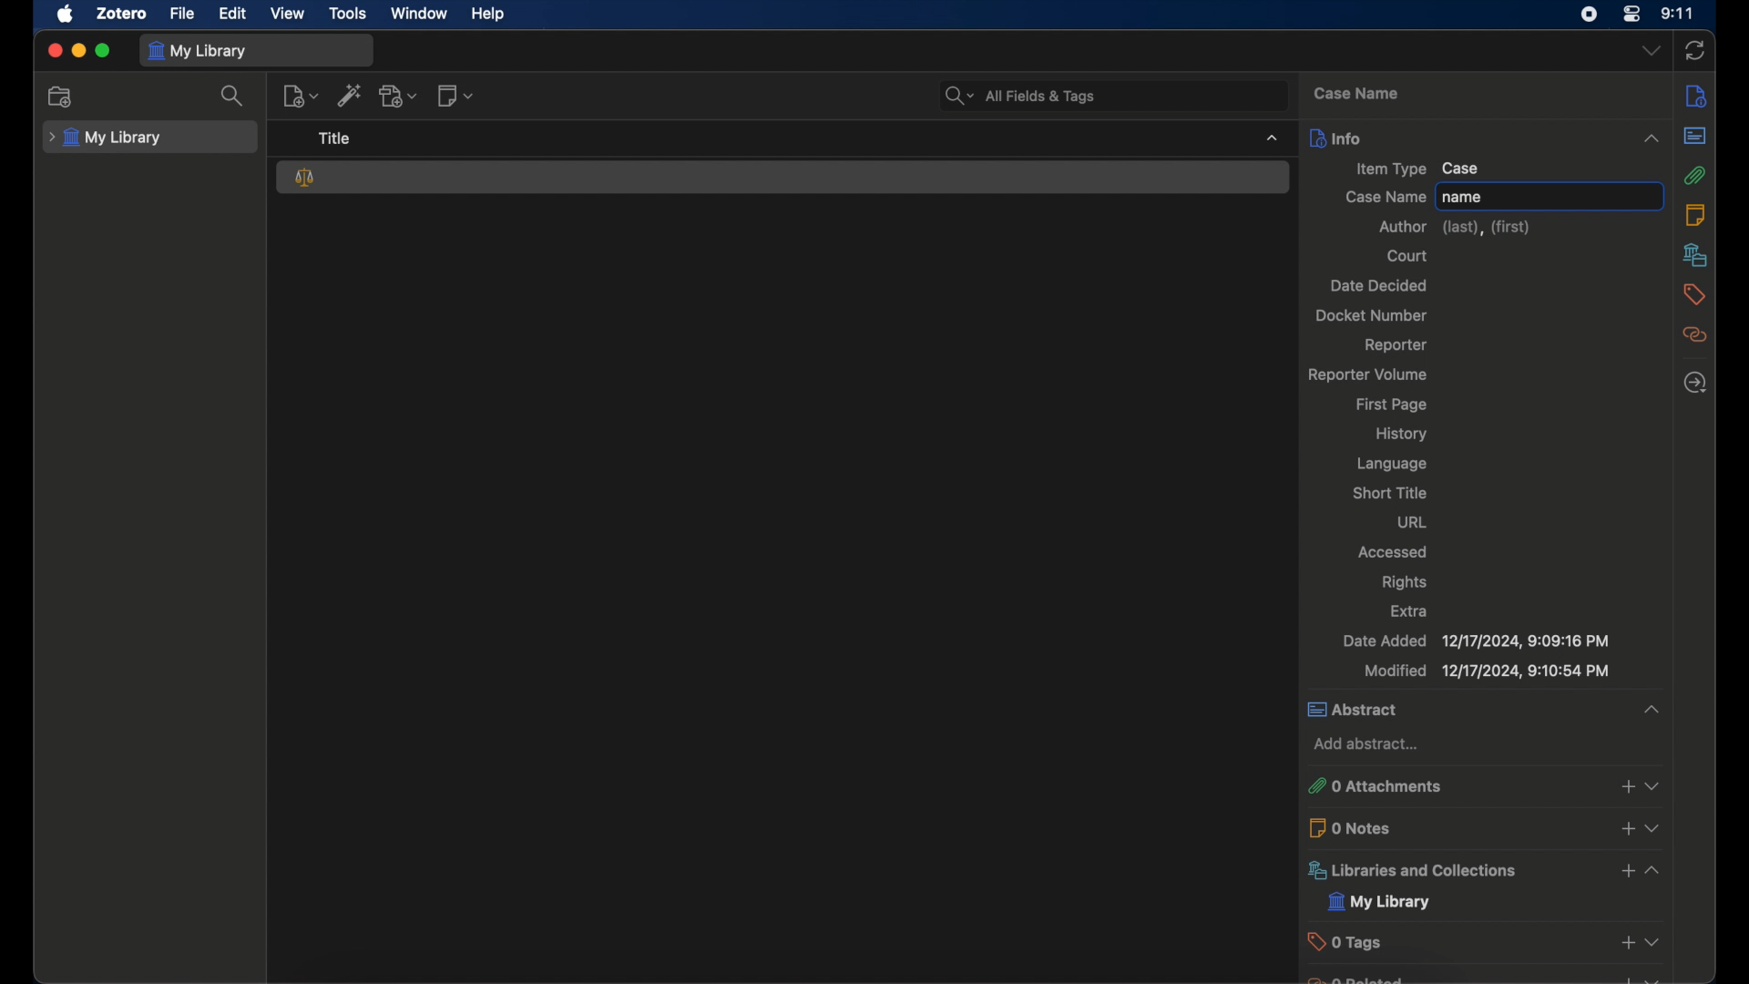  I want to click on language, so click(1395, 465).